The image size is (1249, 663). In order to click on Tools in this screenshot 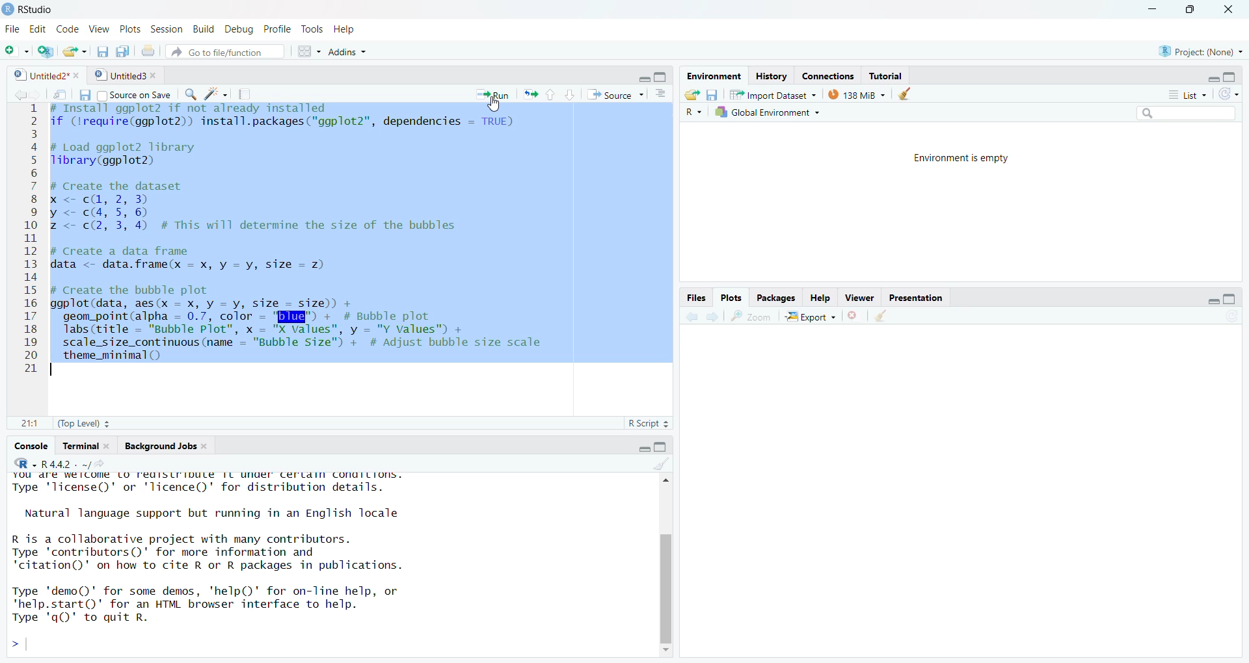, I will do `click(310, 29)`.